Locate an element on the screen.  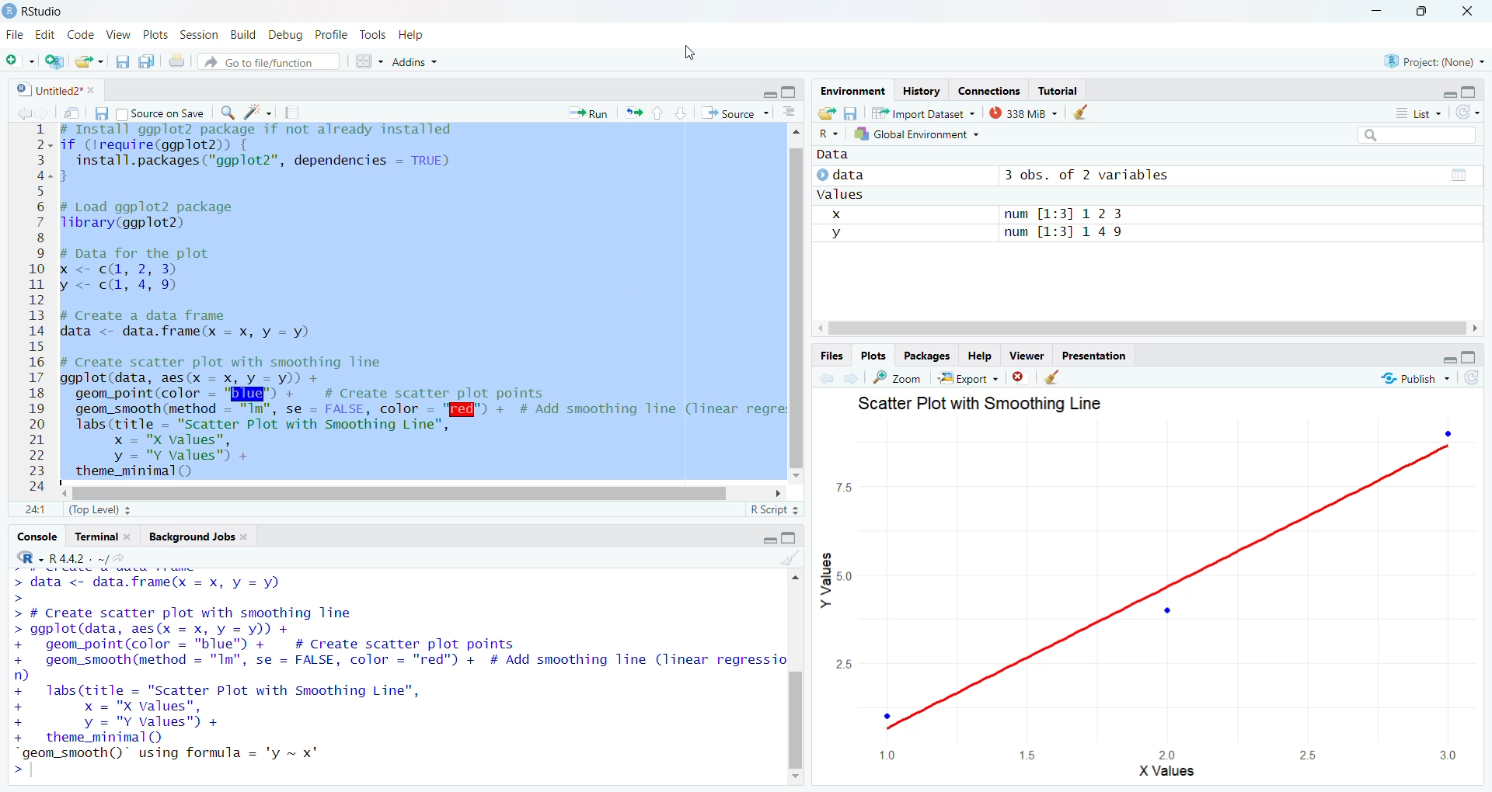
hide r script is located at coordinates (1447, 90).